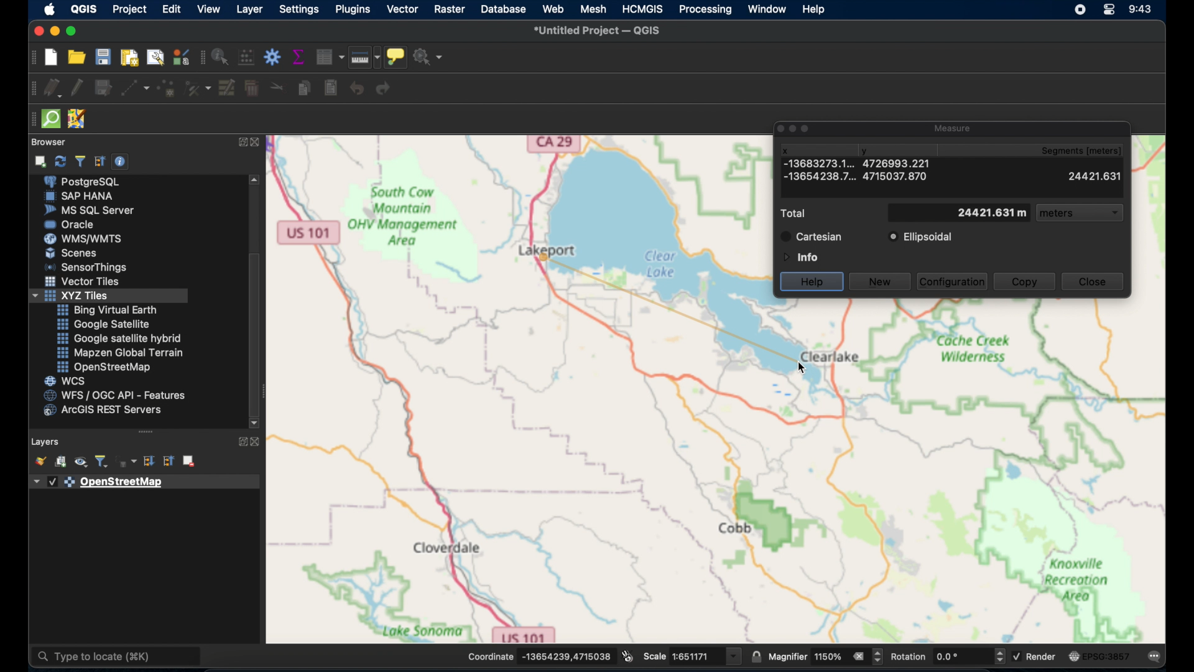 The height and width of the screenshot is (672, 1194). Describe the element at coordinates (1111, 11) in the screenshot. I see `control center` at that location.